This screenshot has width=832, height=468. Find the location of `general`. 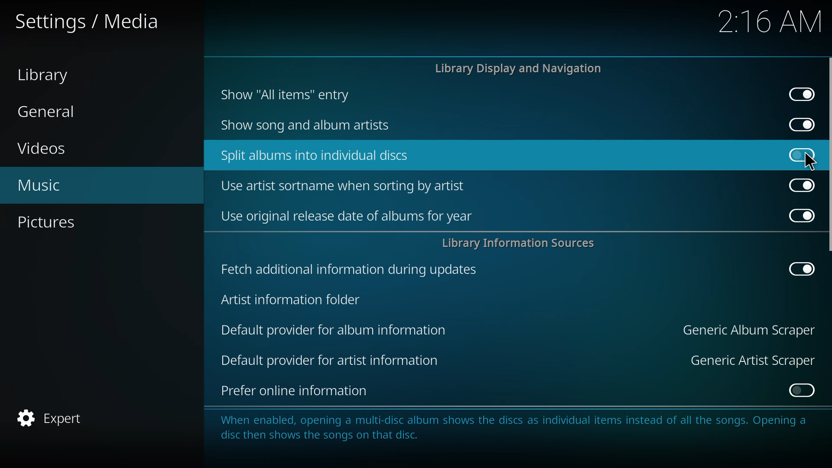

general is located at coordinates (51, 111).